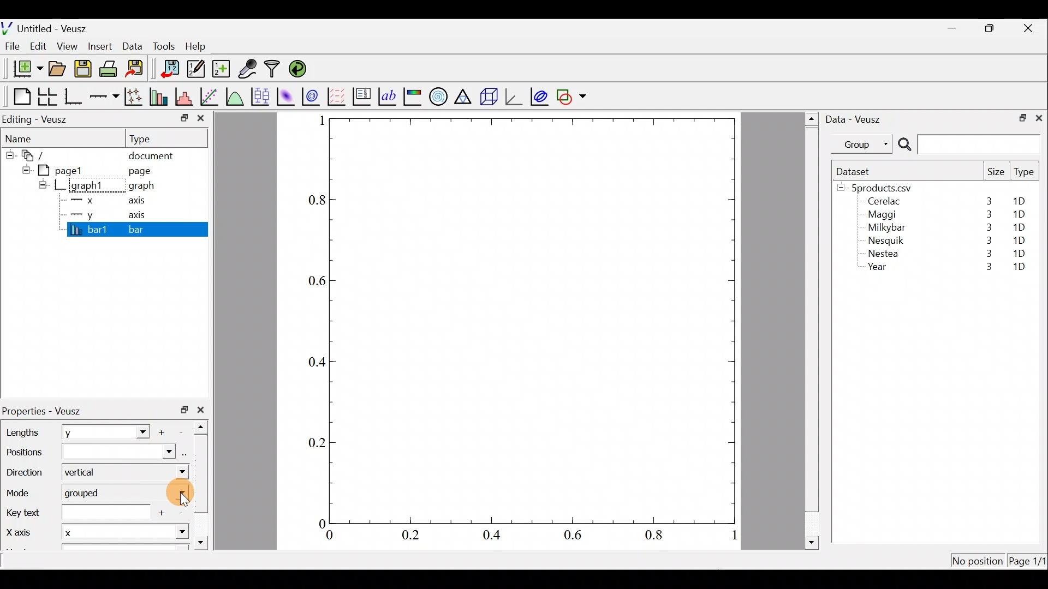 The height and width of the screenshot is (589, 1048). I want to click on Direction, so click(27, 474).